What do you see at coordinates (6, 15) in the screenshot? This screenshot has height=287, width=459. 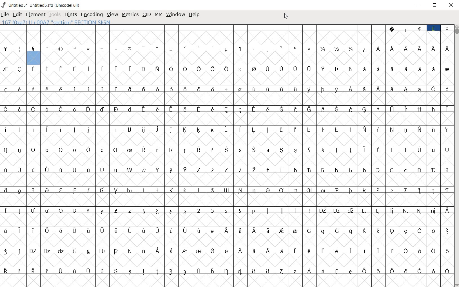 I see `FILE` at bounding box center [6, 15].